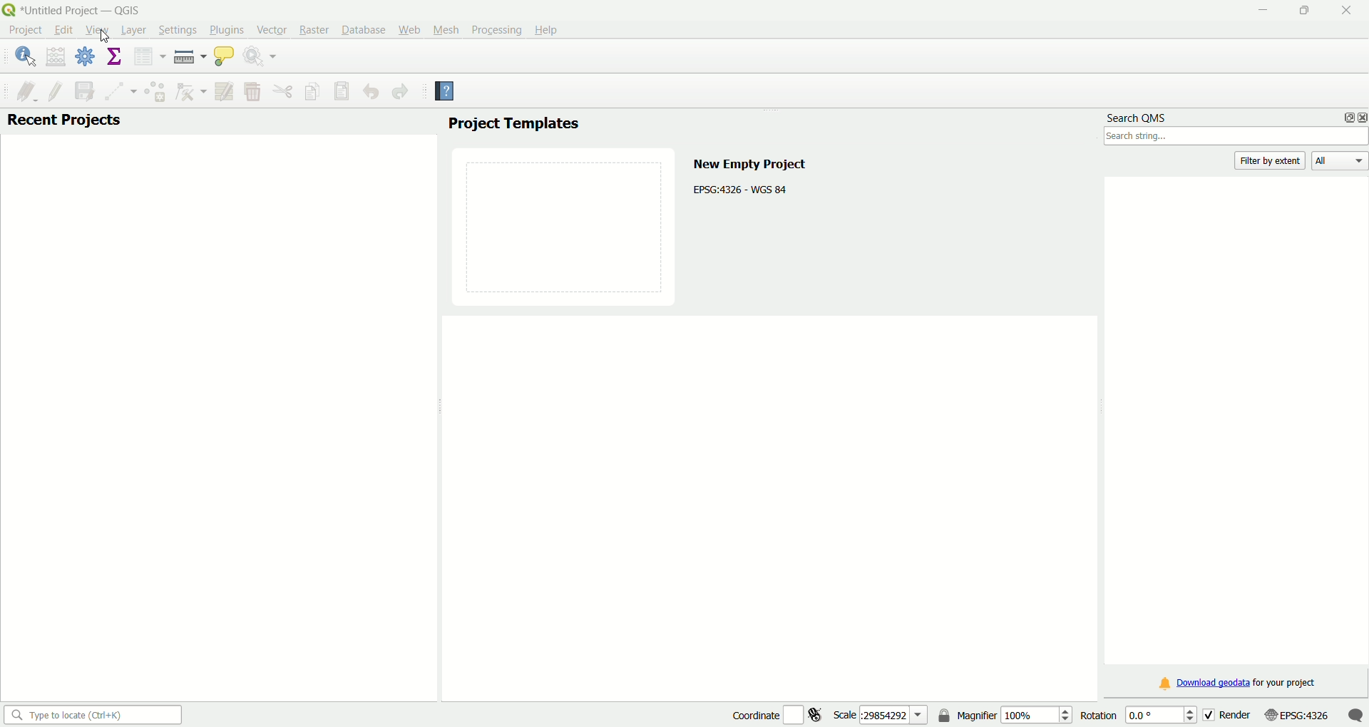  What do you see at coordinates (25, 56) in the screenshot?
I see `identify feature` at bounding box center [25, 56].